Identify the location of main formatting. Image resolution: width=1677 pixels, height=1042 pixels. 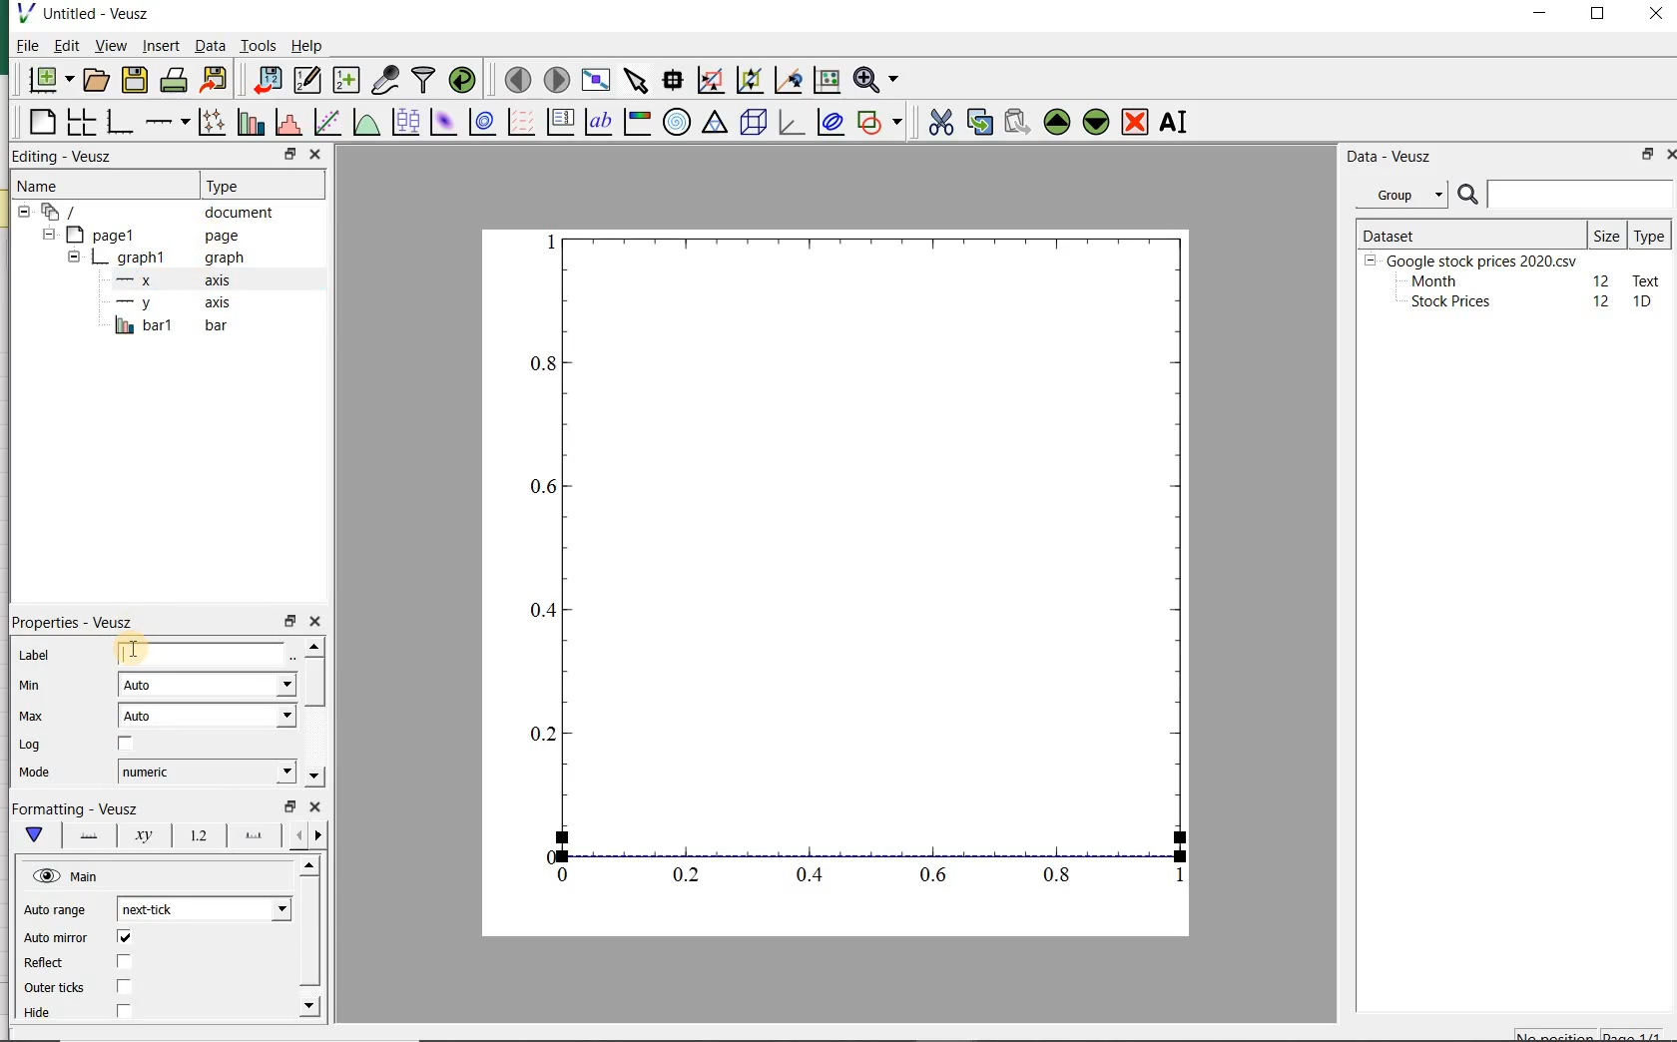
(30, 834).